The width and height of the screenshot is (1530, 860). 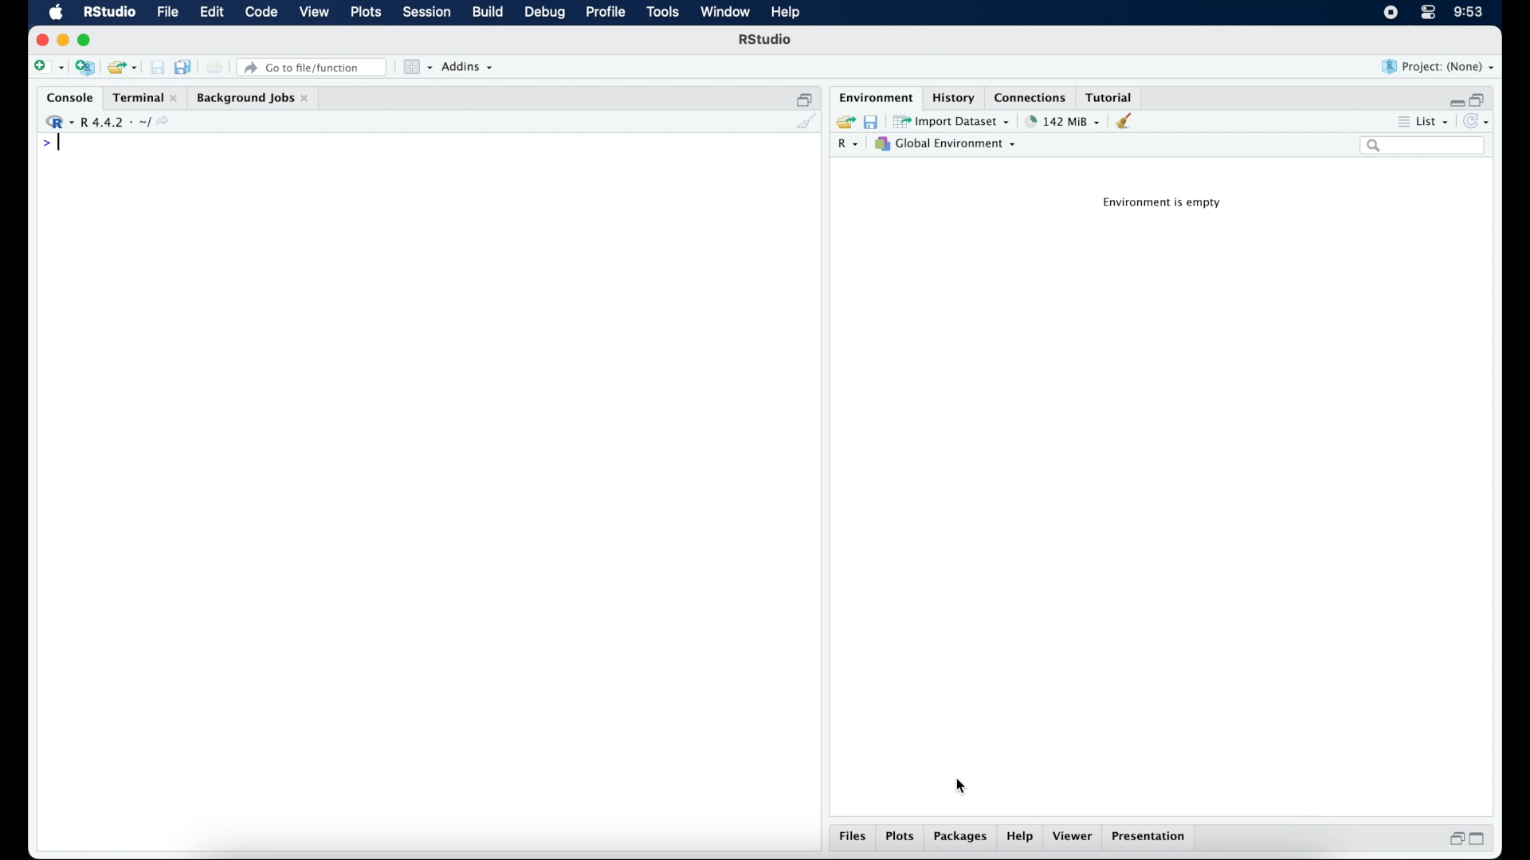 What do you see at coordinates (109, 13) in the screenshot?
I see `R studio` at bounding box center [109, 13].